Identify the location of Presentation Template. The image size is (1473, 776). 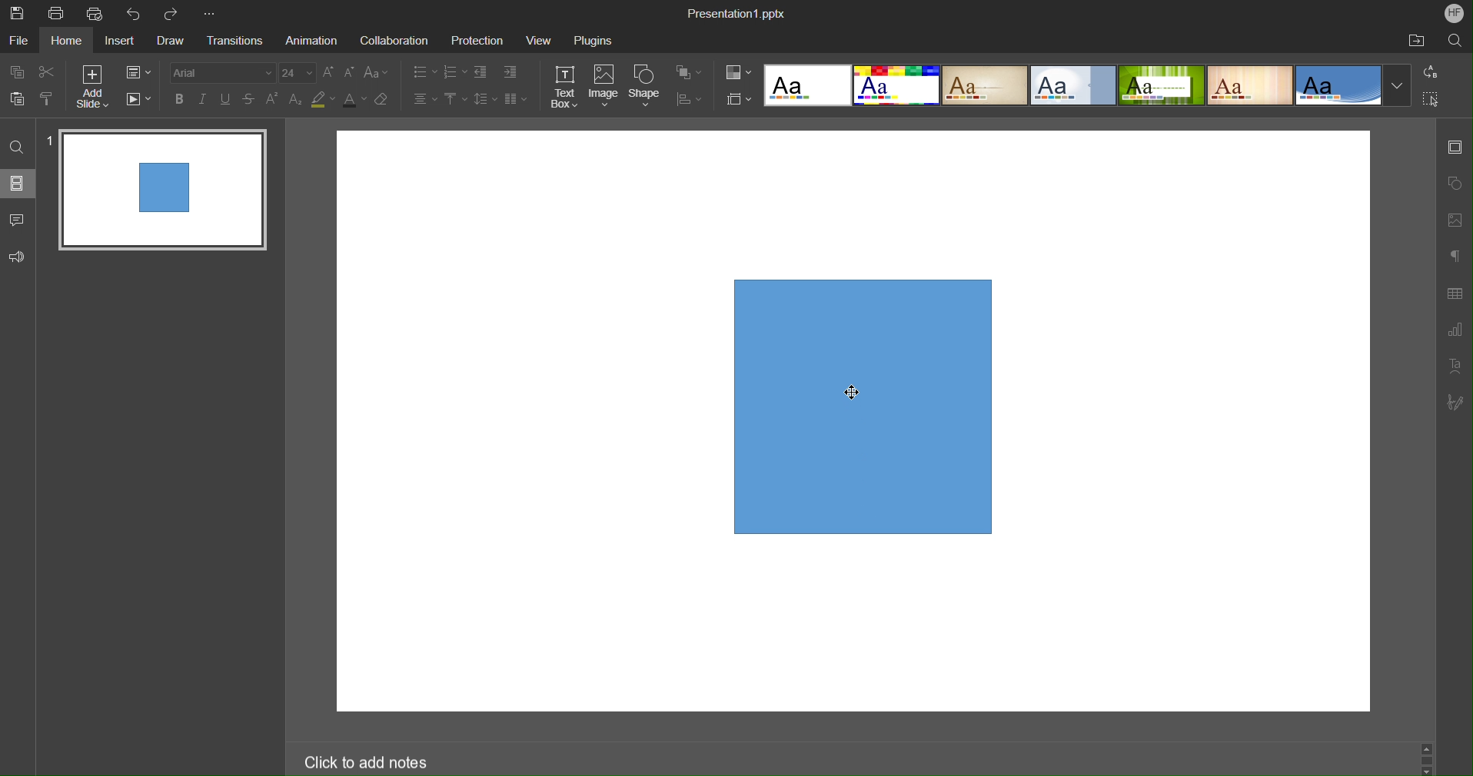
(1081, 87).